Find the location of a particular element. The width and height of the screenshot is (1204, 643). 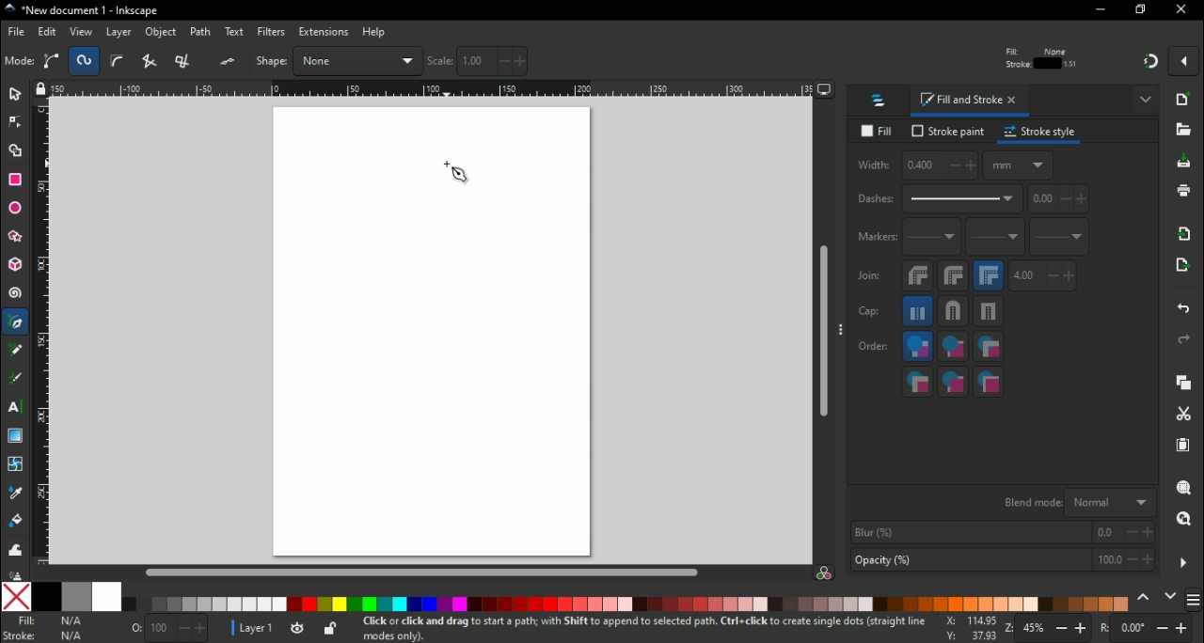

none is located at coordinates (15, 598).